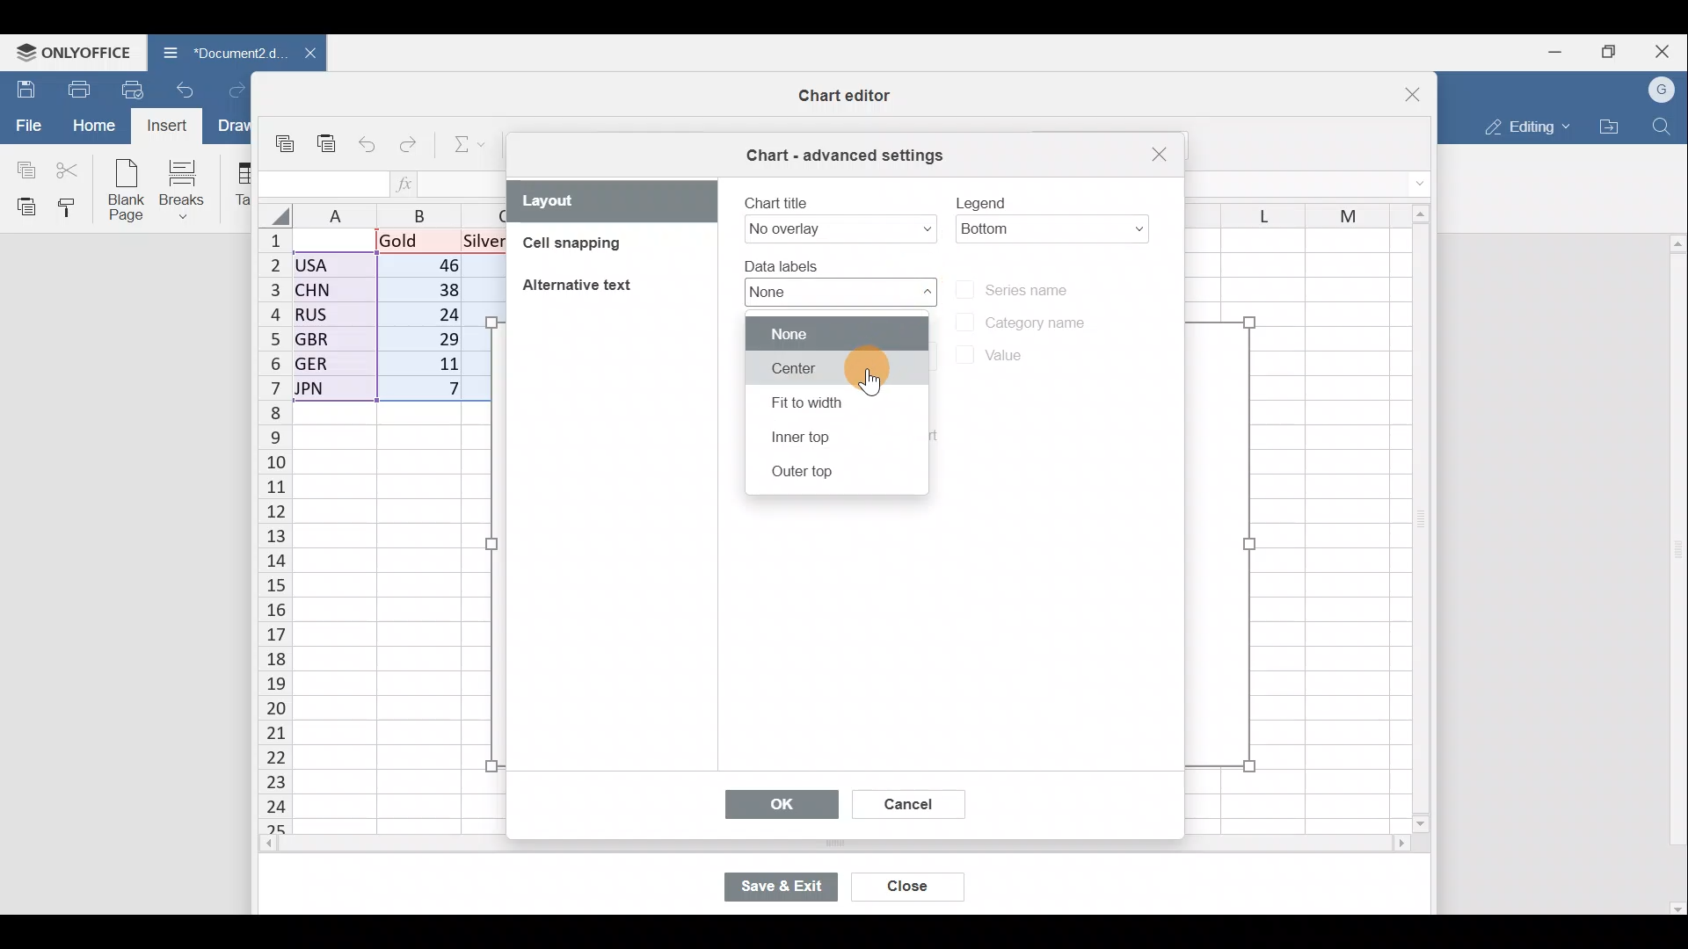  I want to click on Save, so click(22, 89).